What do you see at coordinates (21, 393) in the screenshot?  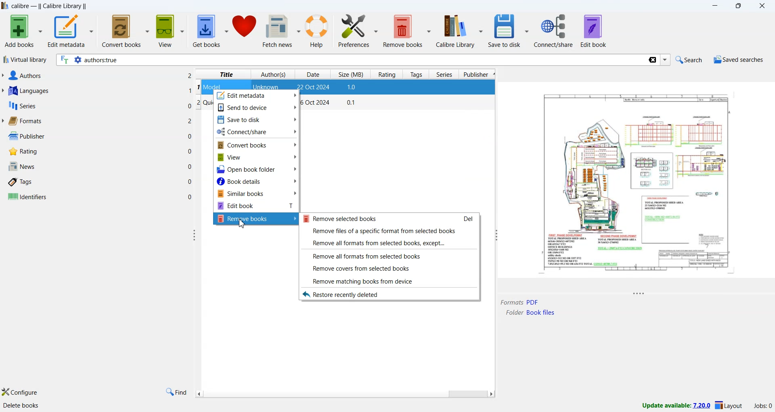 I see `configure` at bounding box center [21, 393].